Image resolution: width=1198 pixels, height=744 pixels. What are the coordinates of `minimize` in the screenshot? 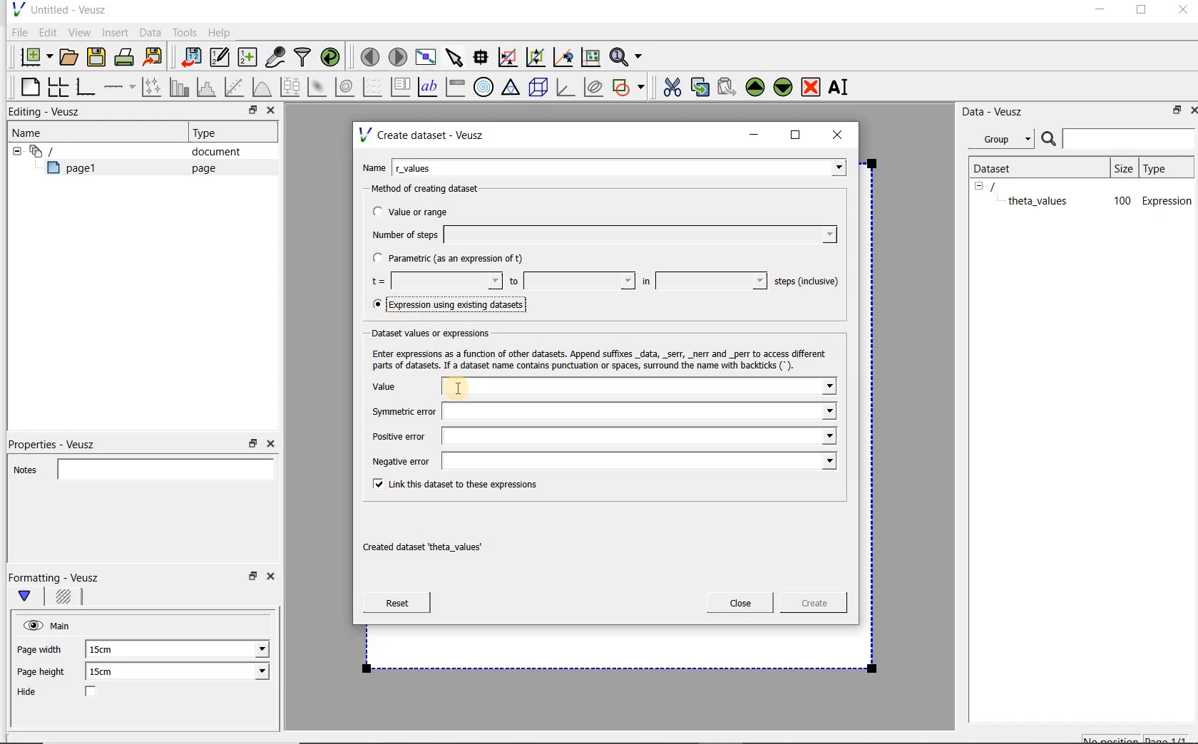 It's located at (754, 135).